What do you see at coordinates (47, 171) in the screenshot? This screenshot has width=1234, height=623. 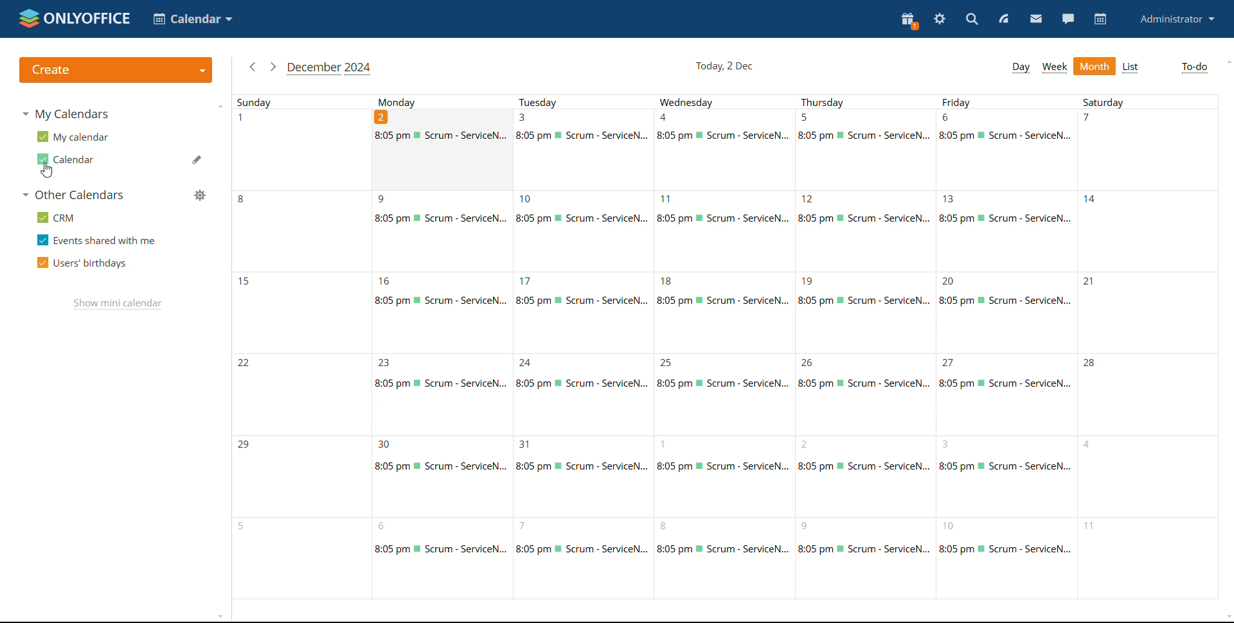 I see `cursor` at bounding box center [47, 171].